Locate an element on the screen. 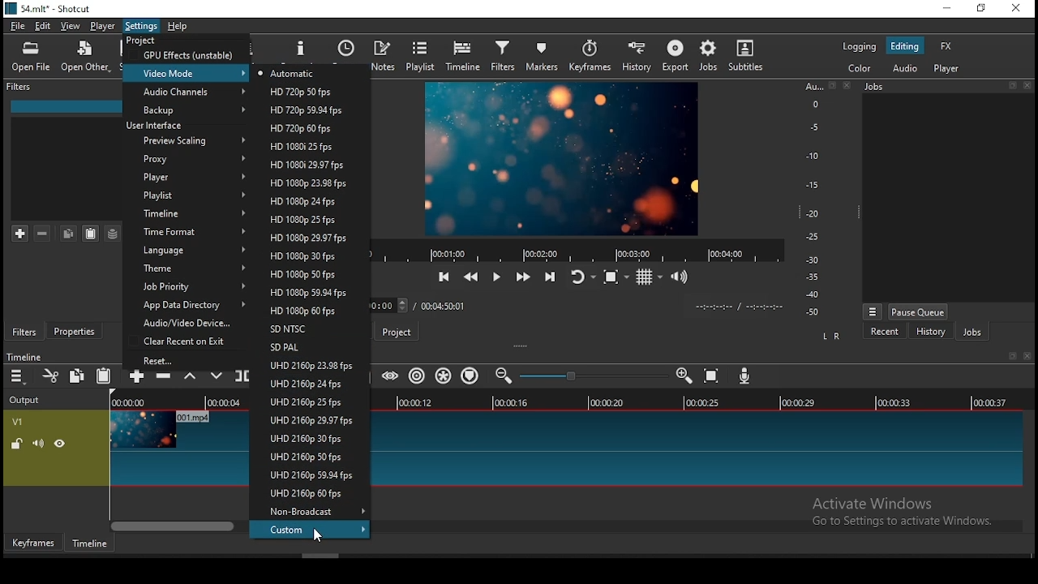 The image size is (1038, 584). jobs is located at coordinates (972, 333).